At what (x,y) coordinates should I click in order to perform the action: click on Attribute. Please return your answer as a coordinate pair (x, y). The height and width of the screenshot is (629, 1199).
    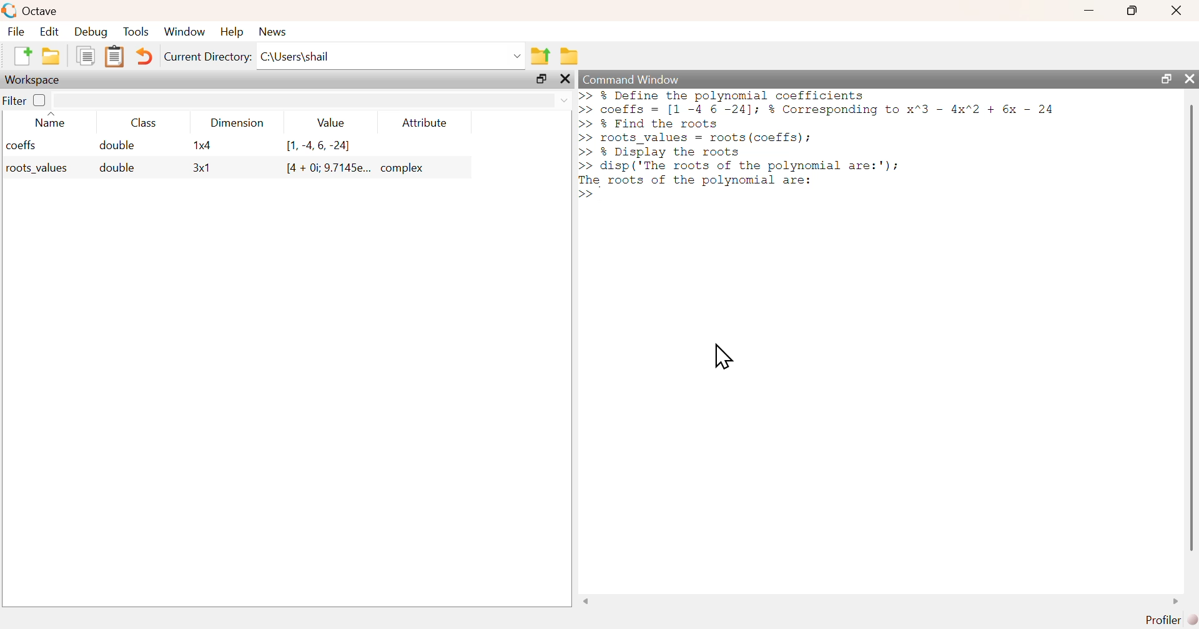
    Looking at the image, I should click on (425, 122).